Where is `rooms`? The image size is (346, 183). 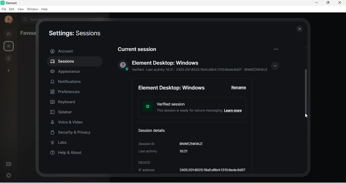 rooms is located at coordinates (10, 34).